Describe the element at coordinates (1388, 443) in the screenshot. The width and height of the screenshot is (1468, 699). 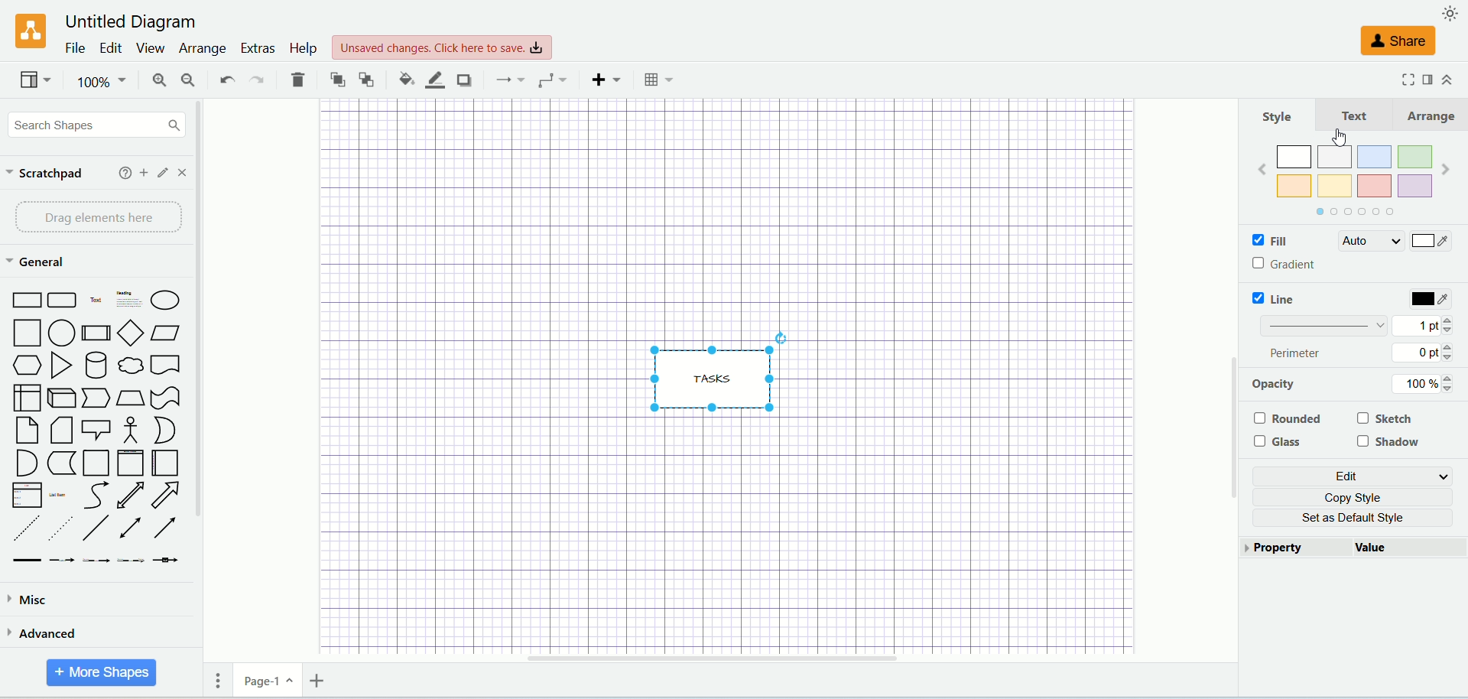
I see `shadow` at that location.